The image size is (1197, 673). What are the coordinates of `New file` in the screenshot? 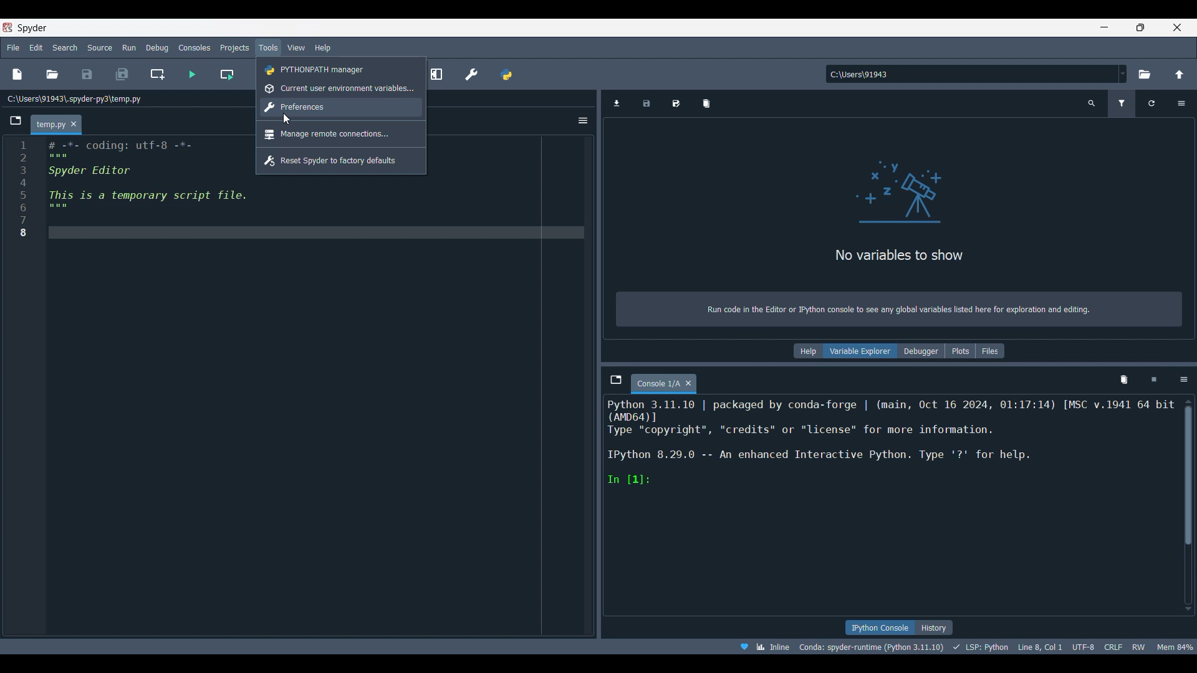 It's located at (18, 74).